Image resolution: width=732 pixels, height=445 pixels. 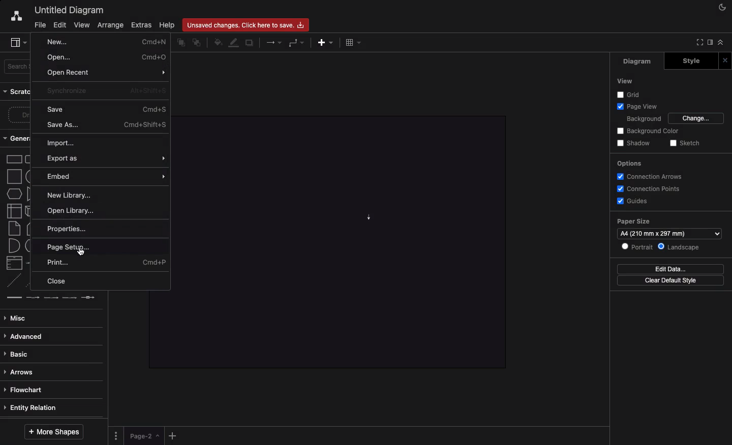 What do you see at coordinates (630, 94) in the screenshot?
I see `Grid` at bounding box center [630, 94].